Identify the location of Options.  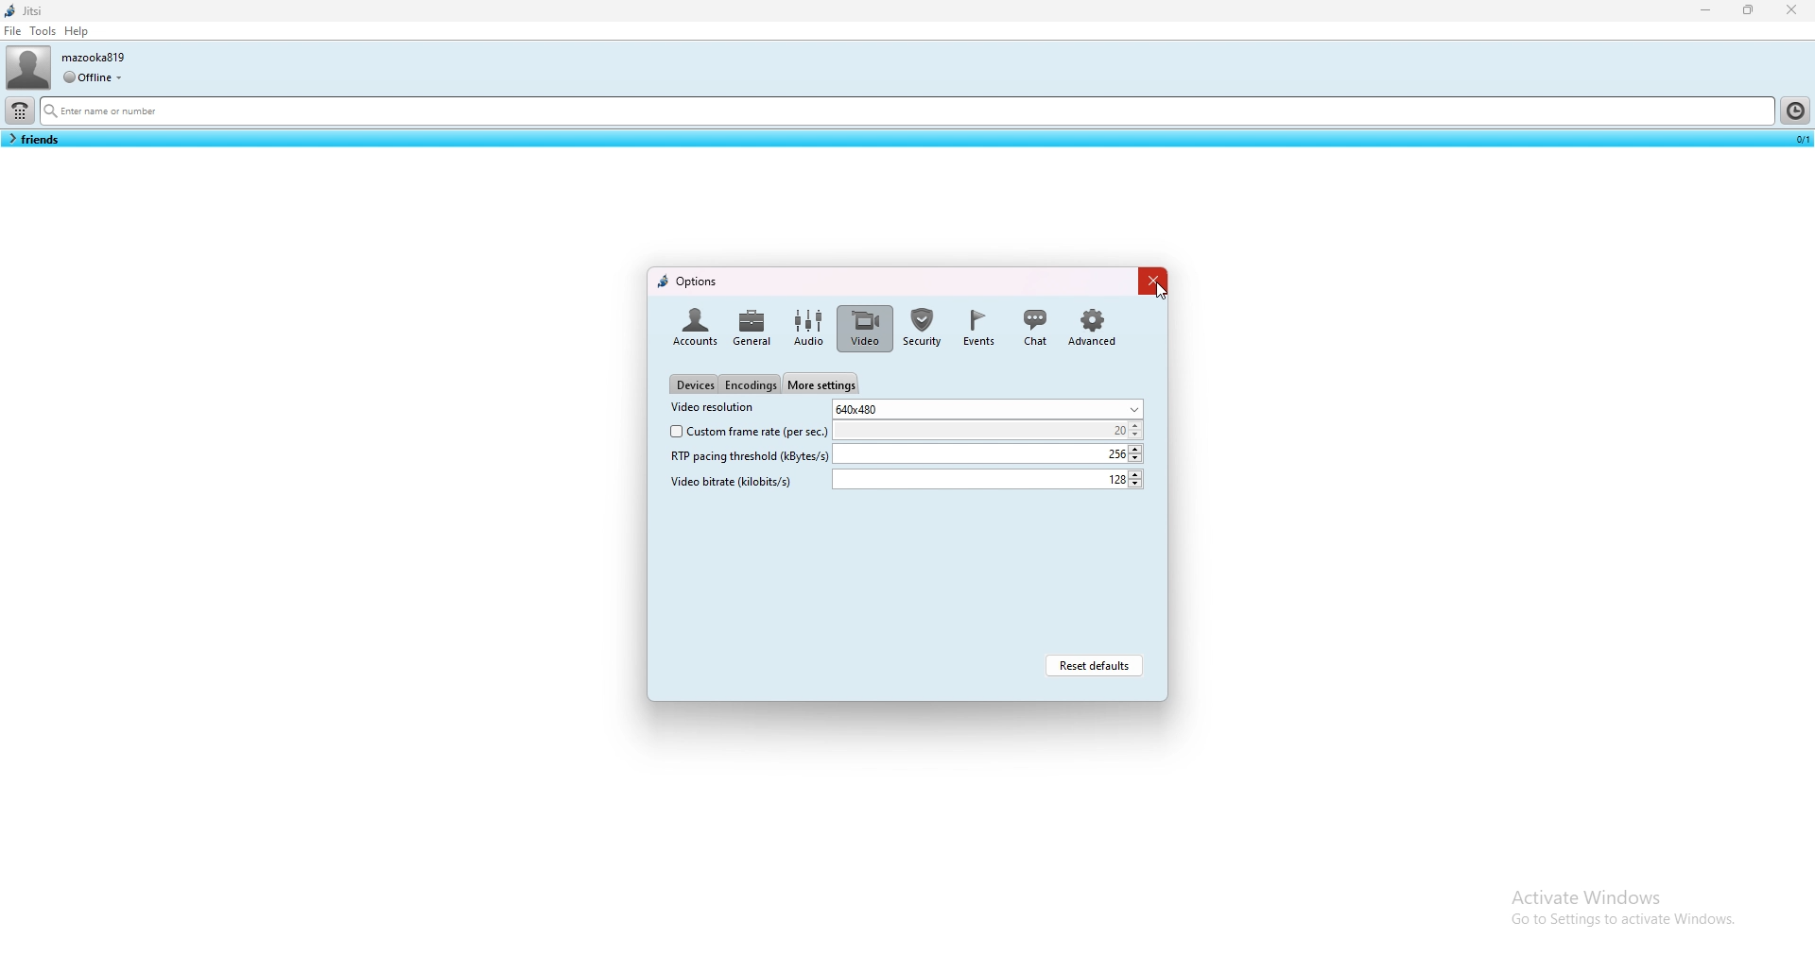
(689, 280).